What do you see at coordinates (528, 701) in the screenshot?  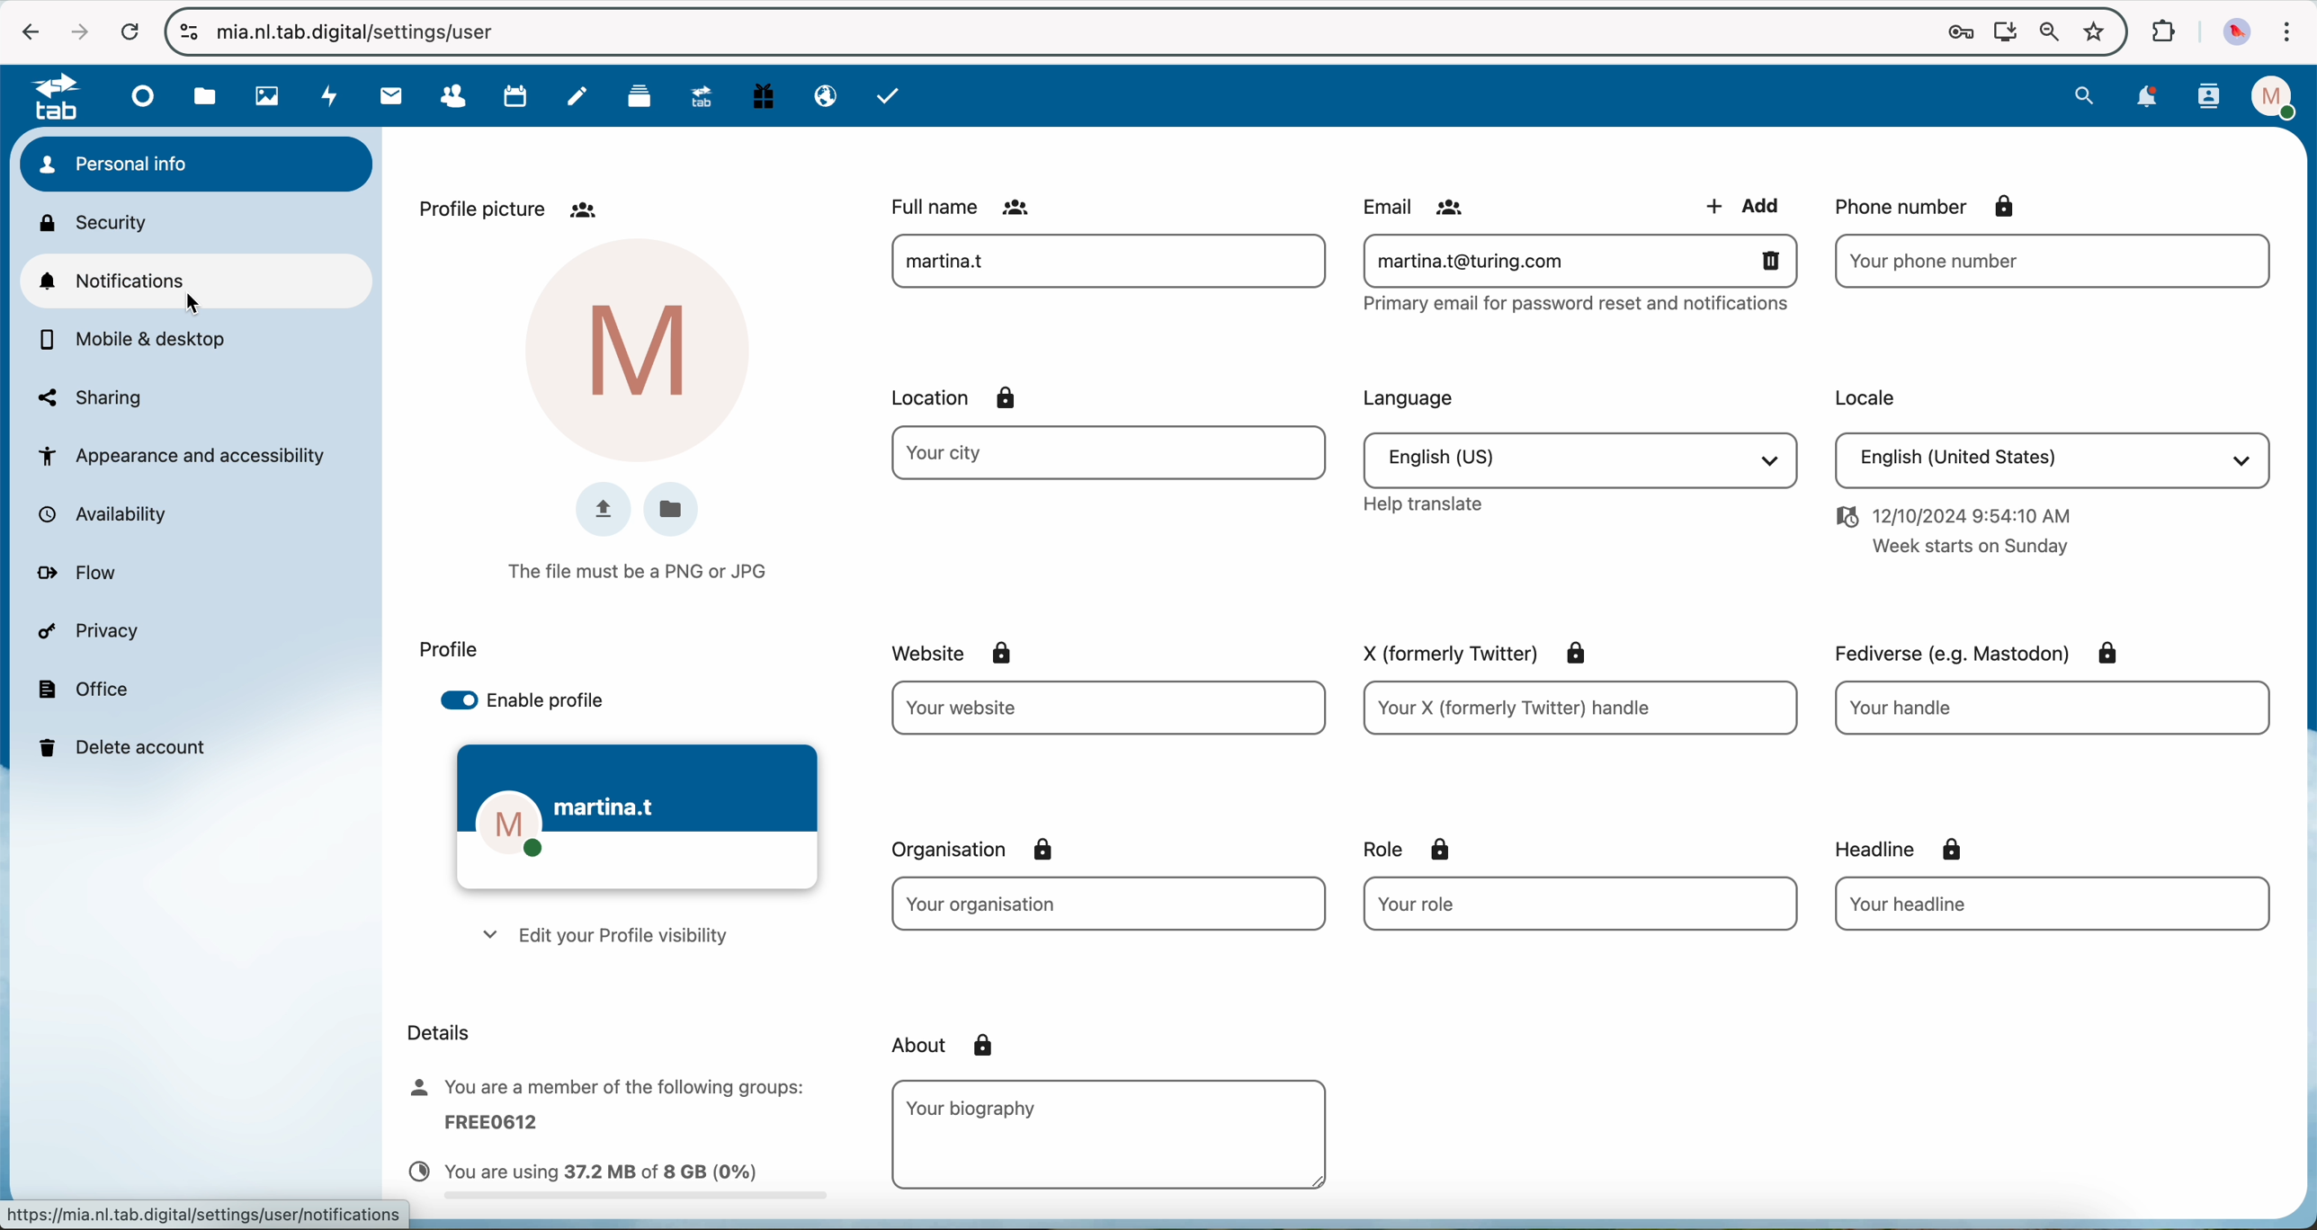 I see `enable profile` at bounding box center [528, 701].